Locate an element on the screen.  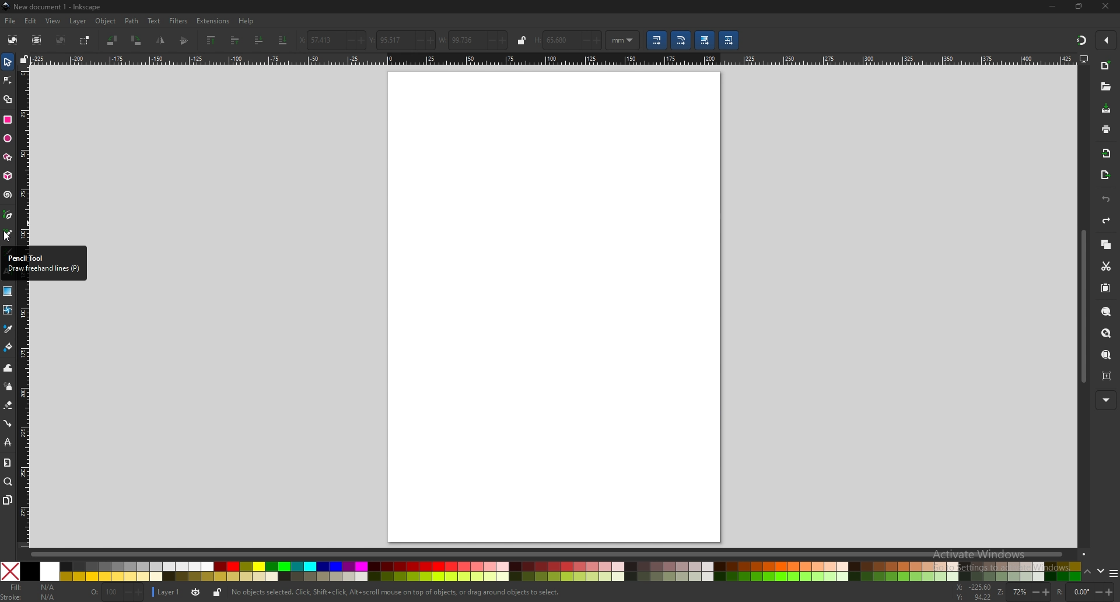
lock guides is located at coordinates (24, 58).